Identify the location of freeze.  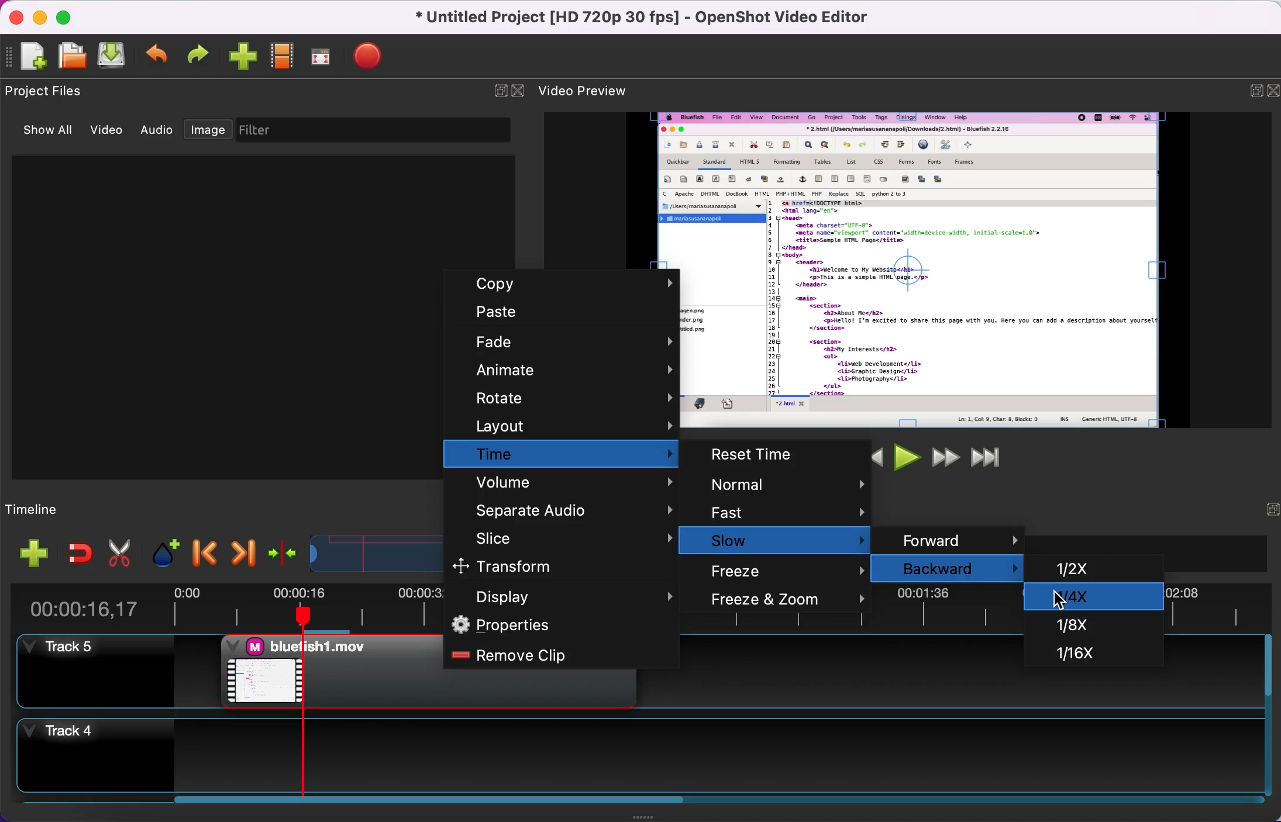
(790, 569).